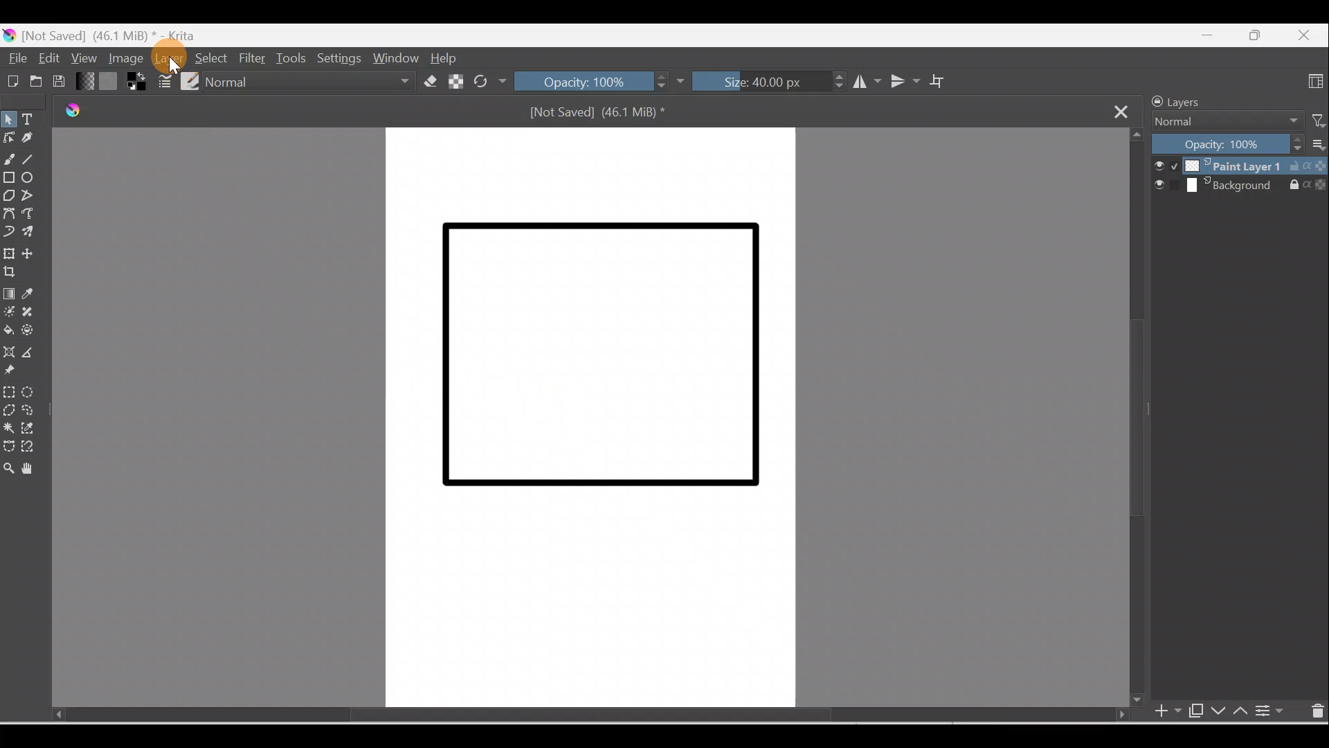 Image resolution: width=1329 pixels, height=748 pixels. Describe the element at coordinates (12, 272) in the screenshot. I see `Crop the image to an area` at that location.